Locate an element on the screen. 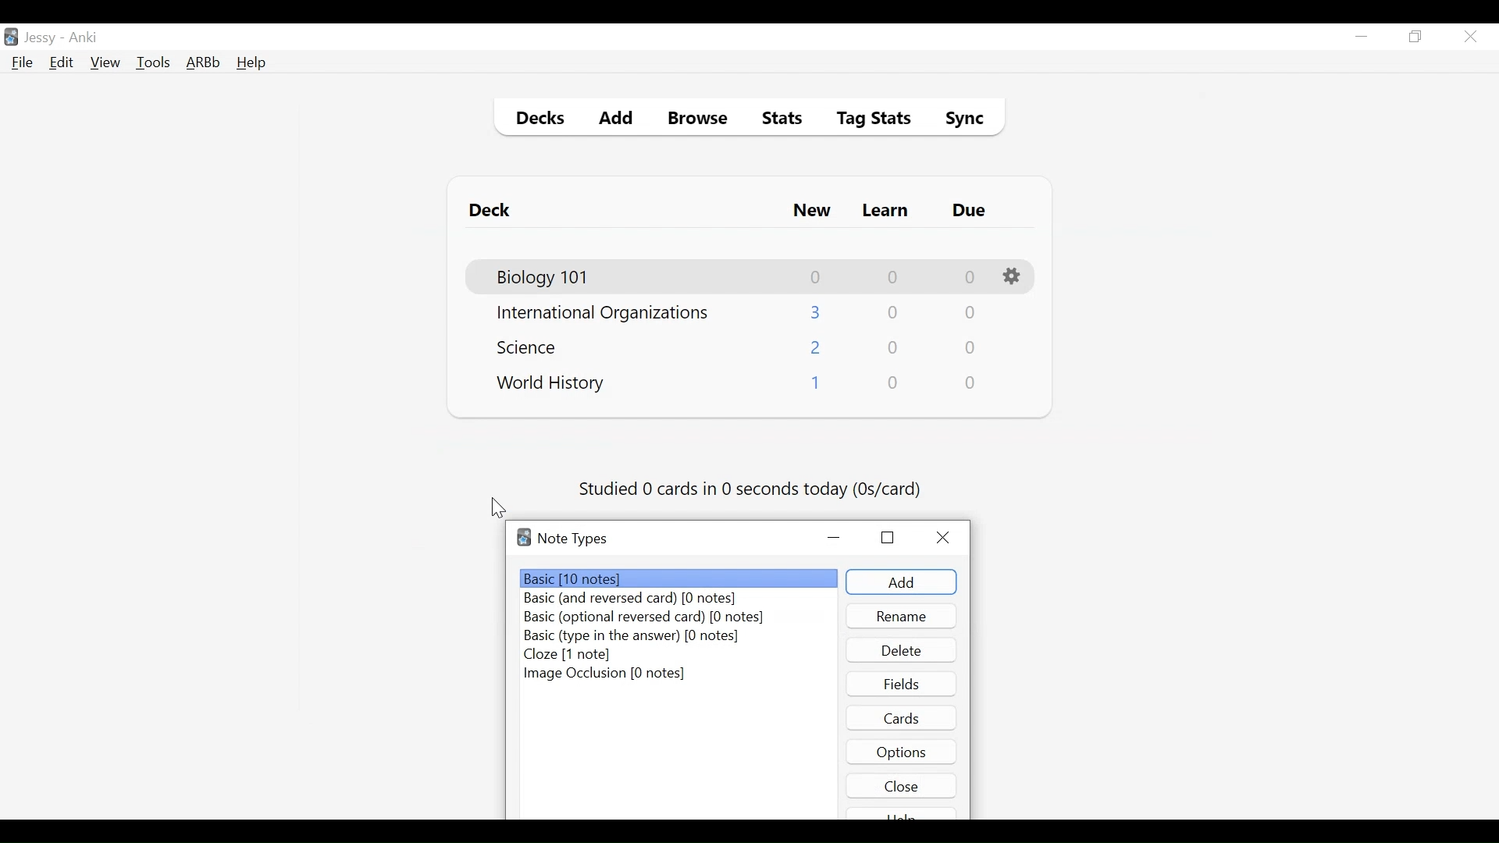 The width and height of the screenshot is (1499, 843). Studied number of cards in second today (os/card) is located at coordinates (752, 490).